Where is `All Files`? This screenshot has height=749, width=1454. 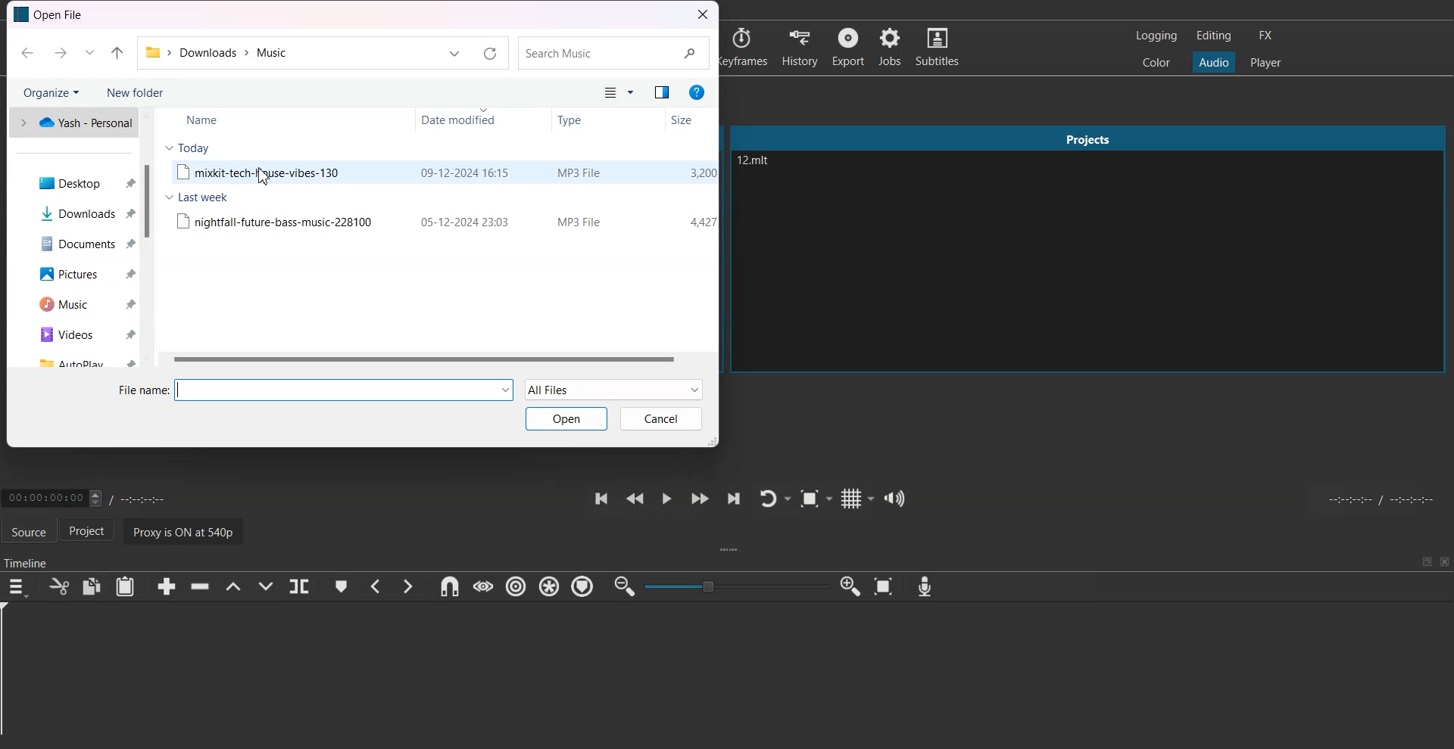
All Files is located at coordinates (614, 390).